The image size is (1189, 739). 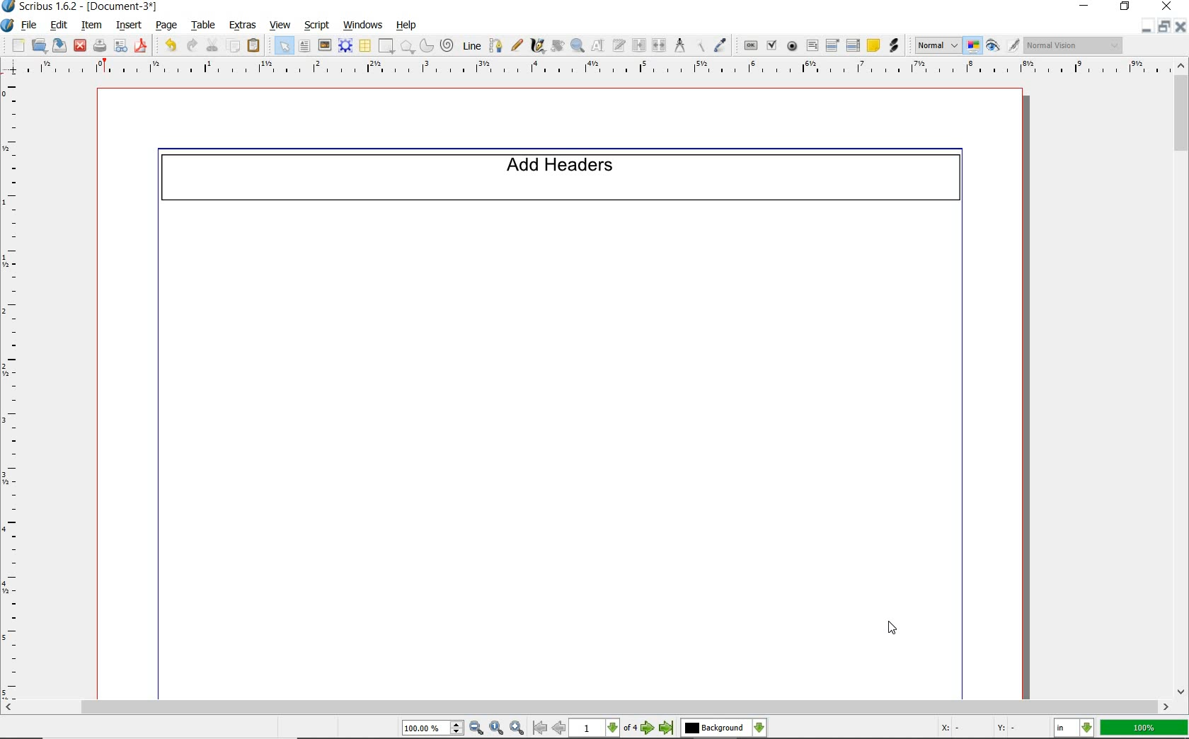 What do you see at coordinates (565, 176) in the screenshot?
I see `Add Headers` at bounding box center [565, 176].